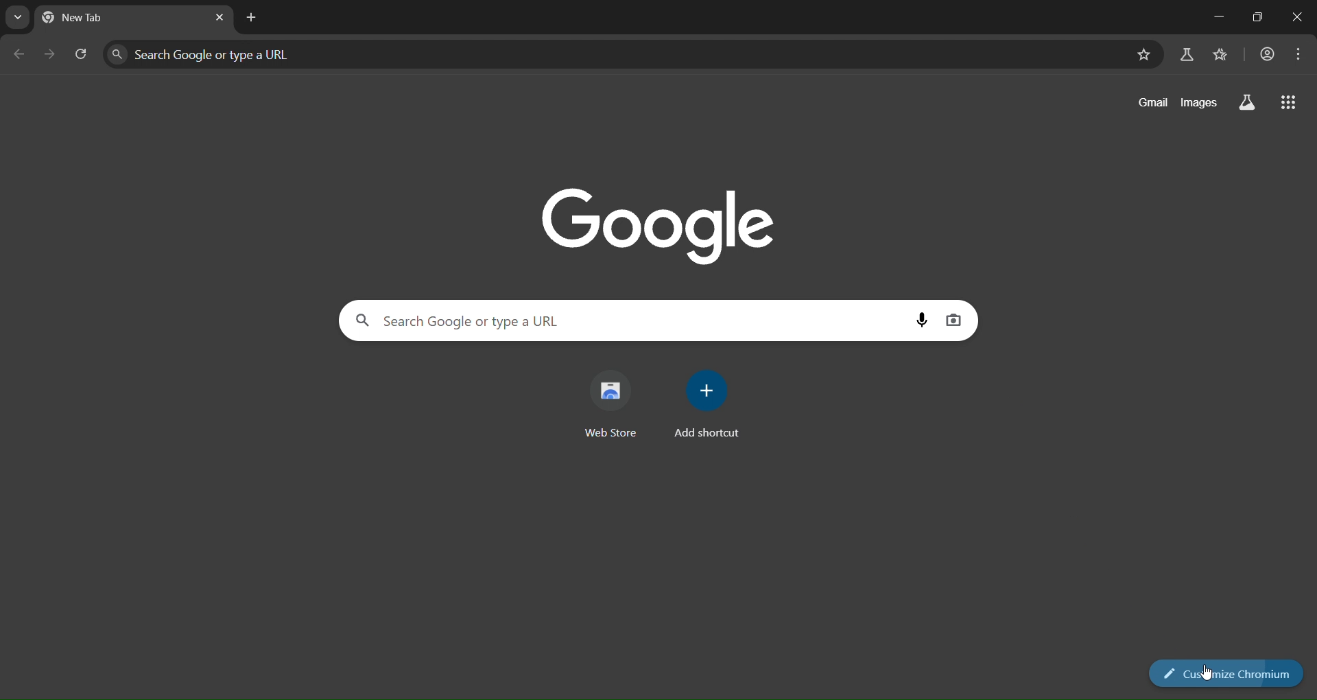  What do you see at coordinates (1291, 104) in the screenshot?
I see `google apps` at bounding box center [1291, 104].